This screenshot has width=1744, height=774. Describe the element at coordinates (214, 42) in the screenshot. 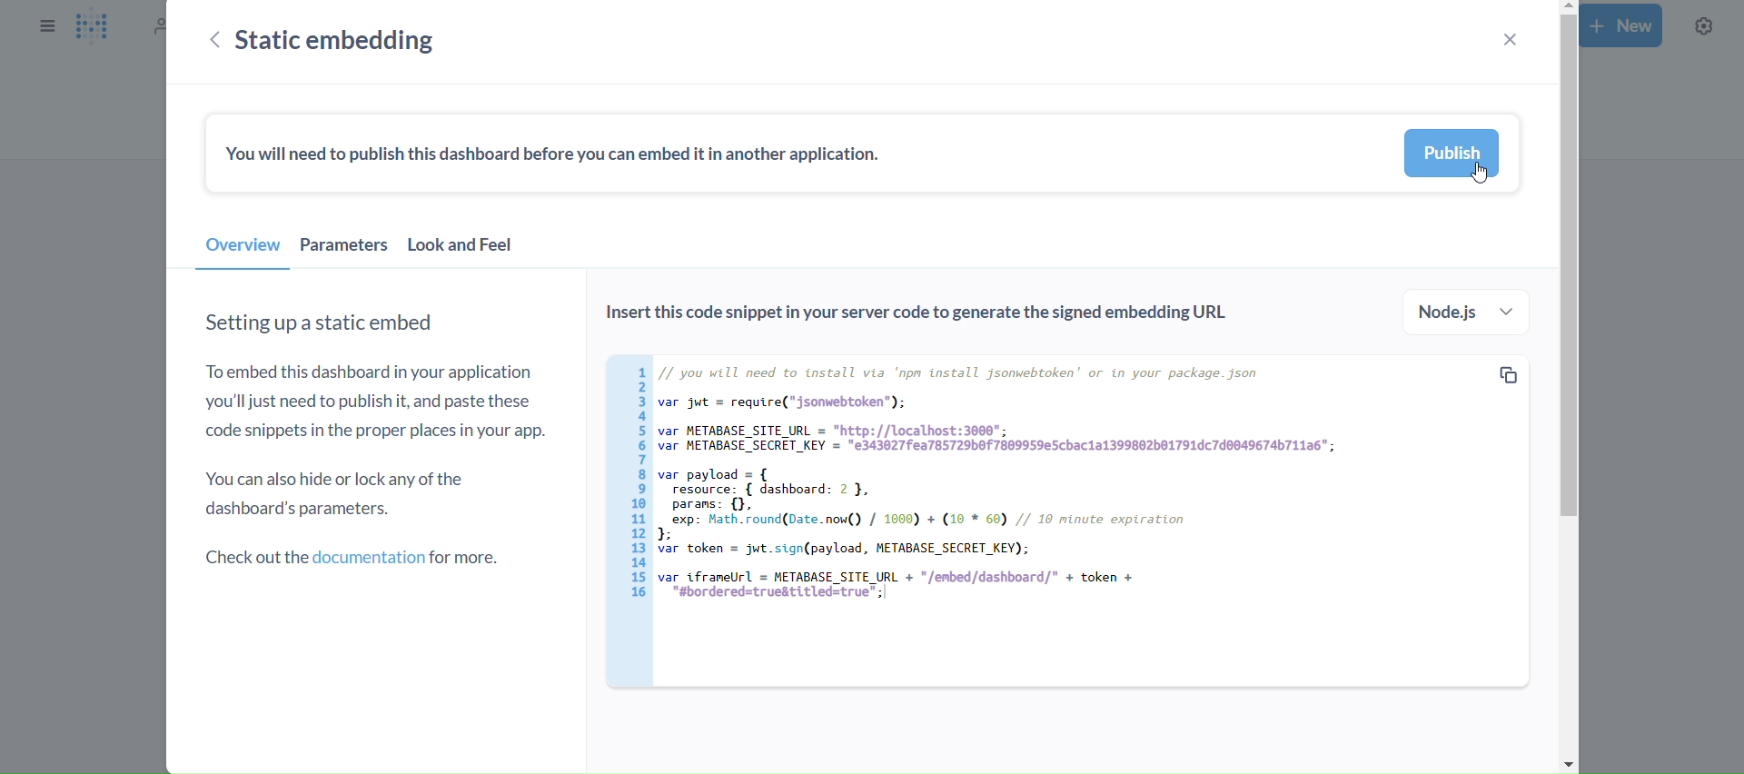

I see `back` at that location.